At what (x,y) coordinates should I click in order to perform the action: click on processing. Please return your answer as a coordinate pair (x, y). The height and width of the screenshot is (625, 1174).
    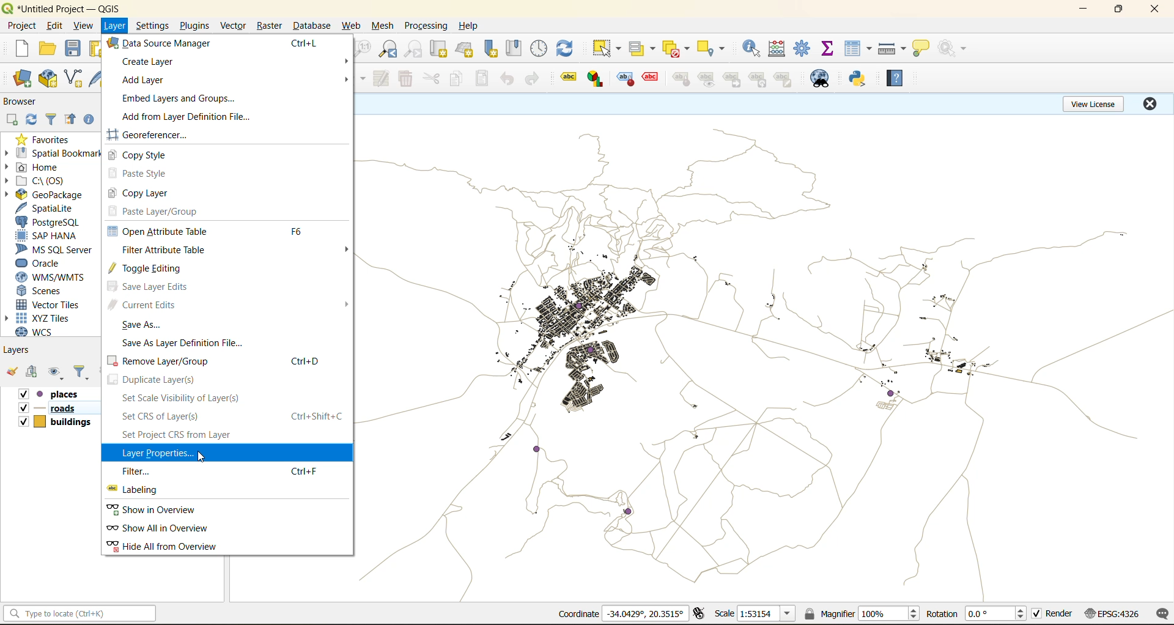
    Looking at the image, I should click on (426, 26).